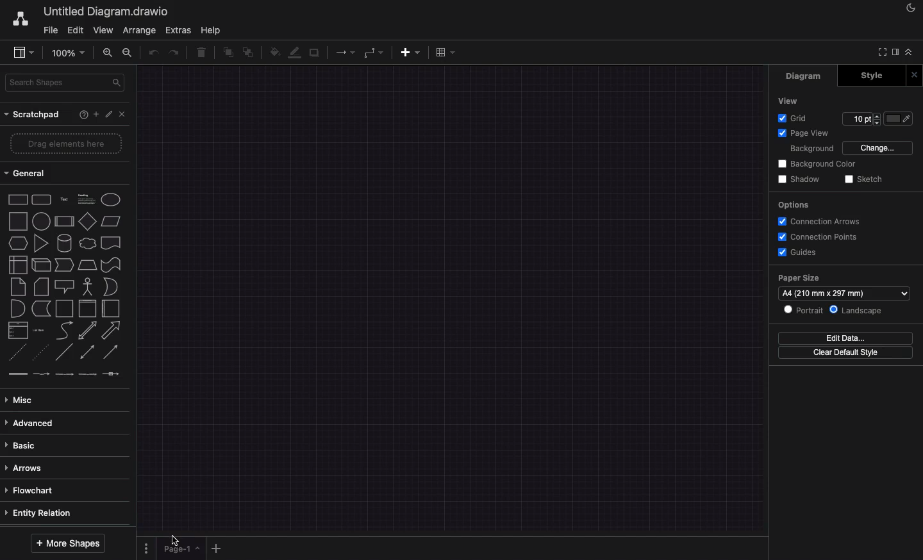 The height and width of the screenshot is (560, 923). Describe the element at coordinates (17, 331) in the screenshot. I see `list` at that location.